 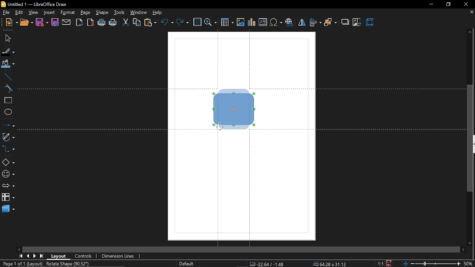 I want to click on help, so click(x=158, y=13).